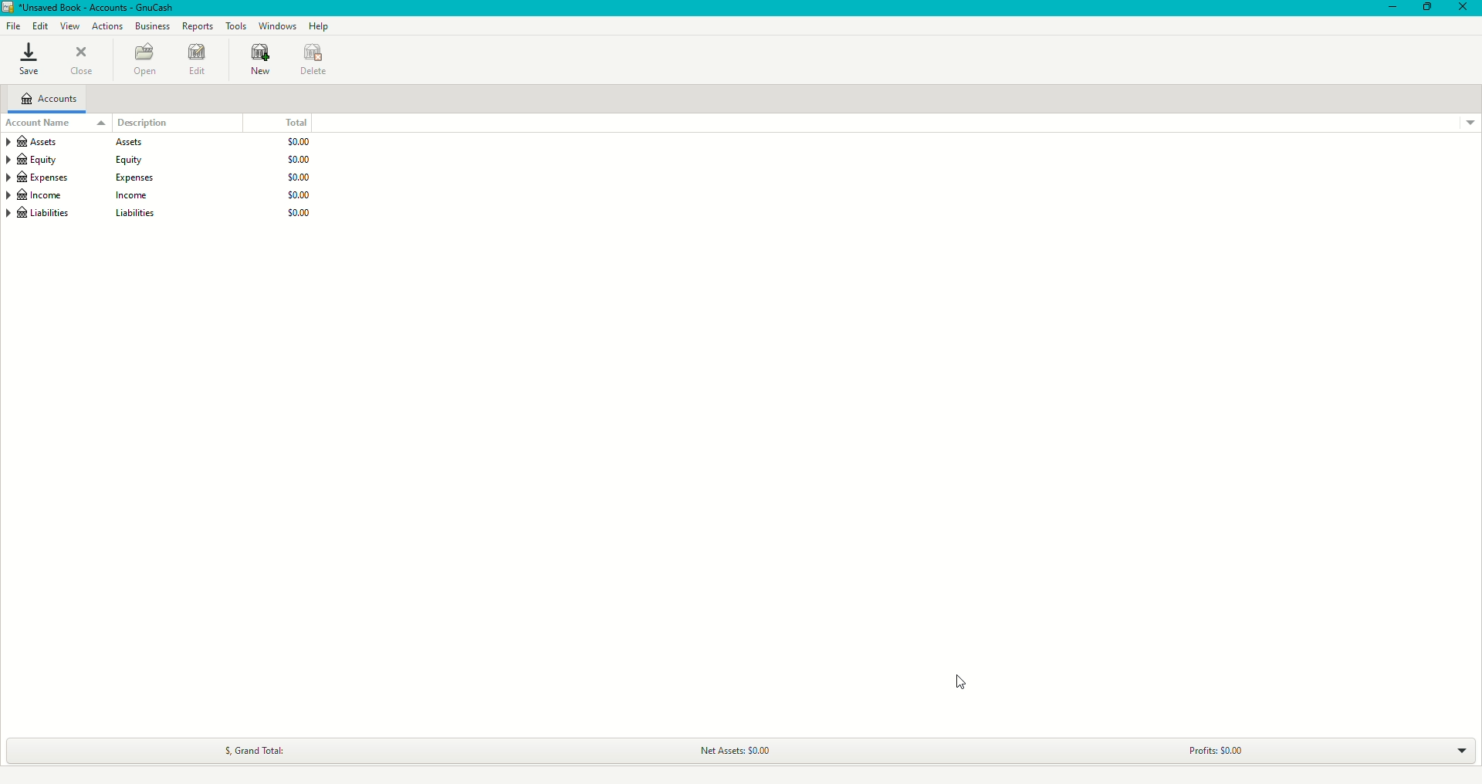 The width and height of the screenshot is (1482, 784). Describe the element at coordinates (198, 28) in the screenshot. I see `Reports` at that location.